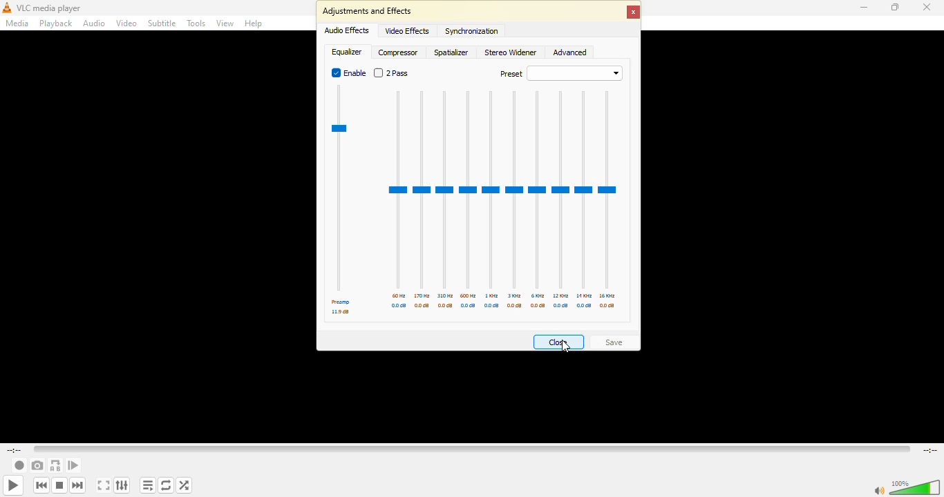 The height and width of the screenshot is (497, 944). Describe the element at coordinates (37, 465) in the screenshot. I see `take a snapshot` at that location.